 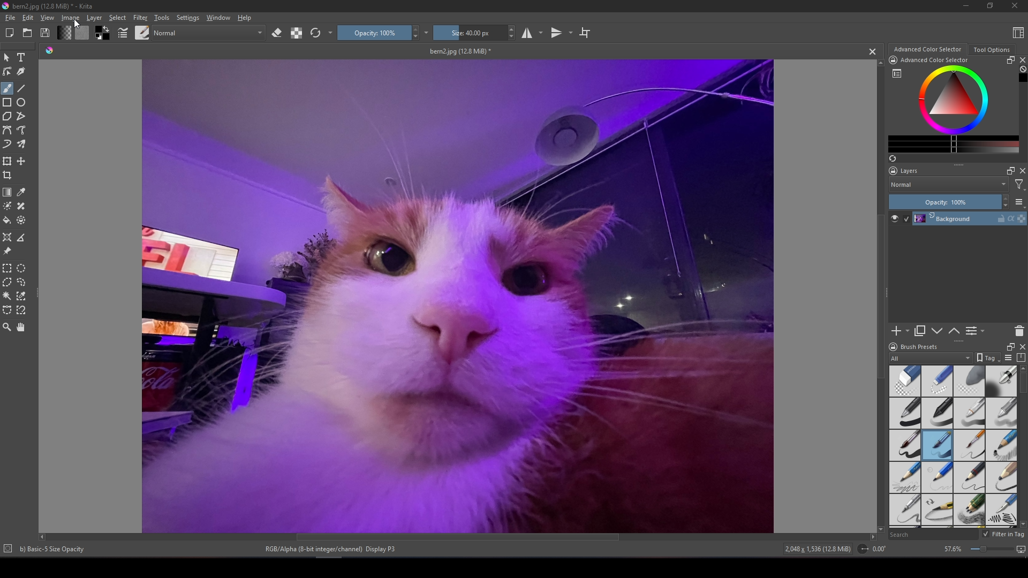 What do you see at coordinates (297, 33) in the screenshot?
I see `Preserve alpha` at bounding box center [297, 33].